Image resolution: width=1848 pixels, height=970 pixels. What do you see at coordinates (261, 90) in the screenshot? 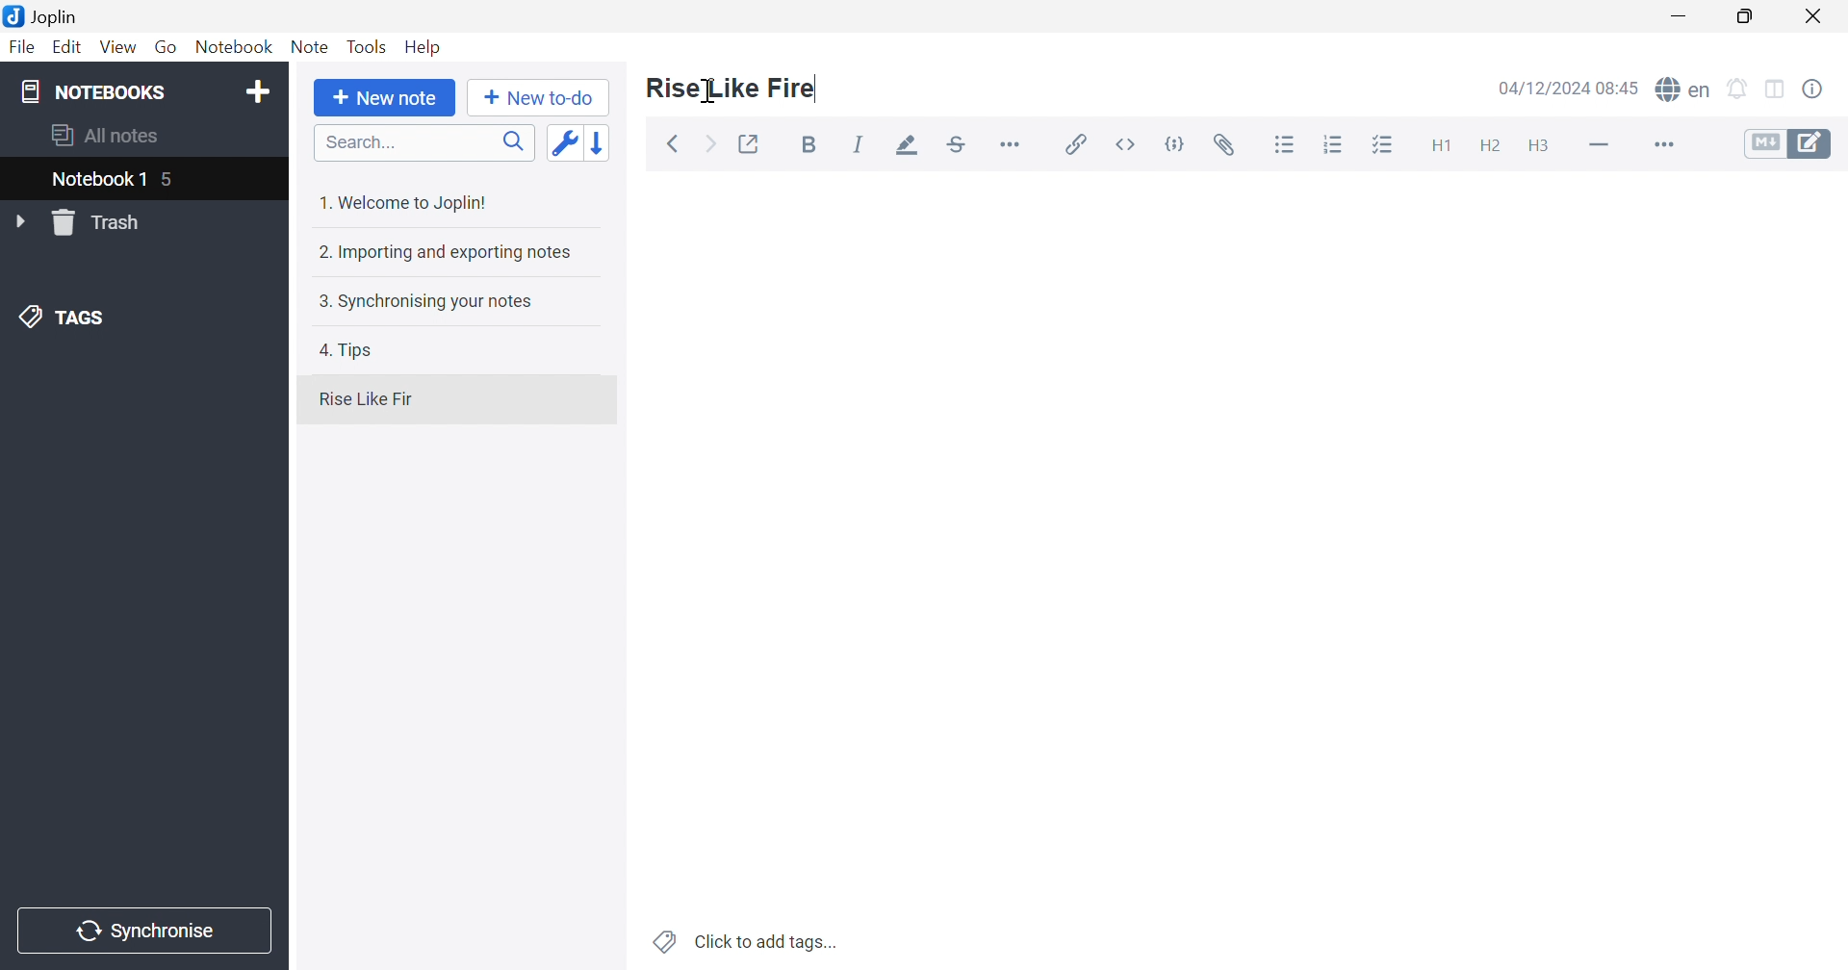
I see `Add notebook` at bounding box center [261, 90].